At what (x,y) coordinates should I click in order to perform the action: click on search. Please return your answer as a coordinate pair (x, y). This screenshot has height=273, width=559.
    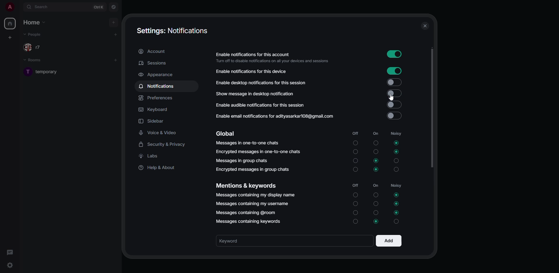
    Looking at the image, I should click on (38, 7).